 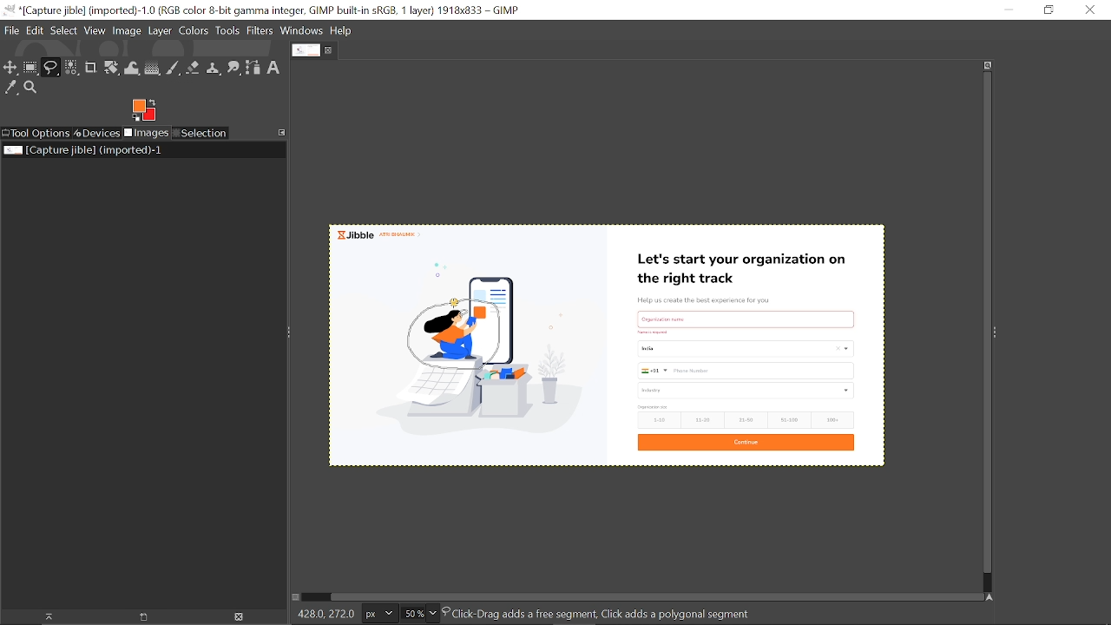 What do you see at coordinates (144, 110) in the screenshot?
I see `Foreground color` at bounding box center [144, 110].